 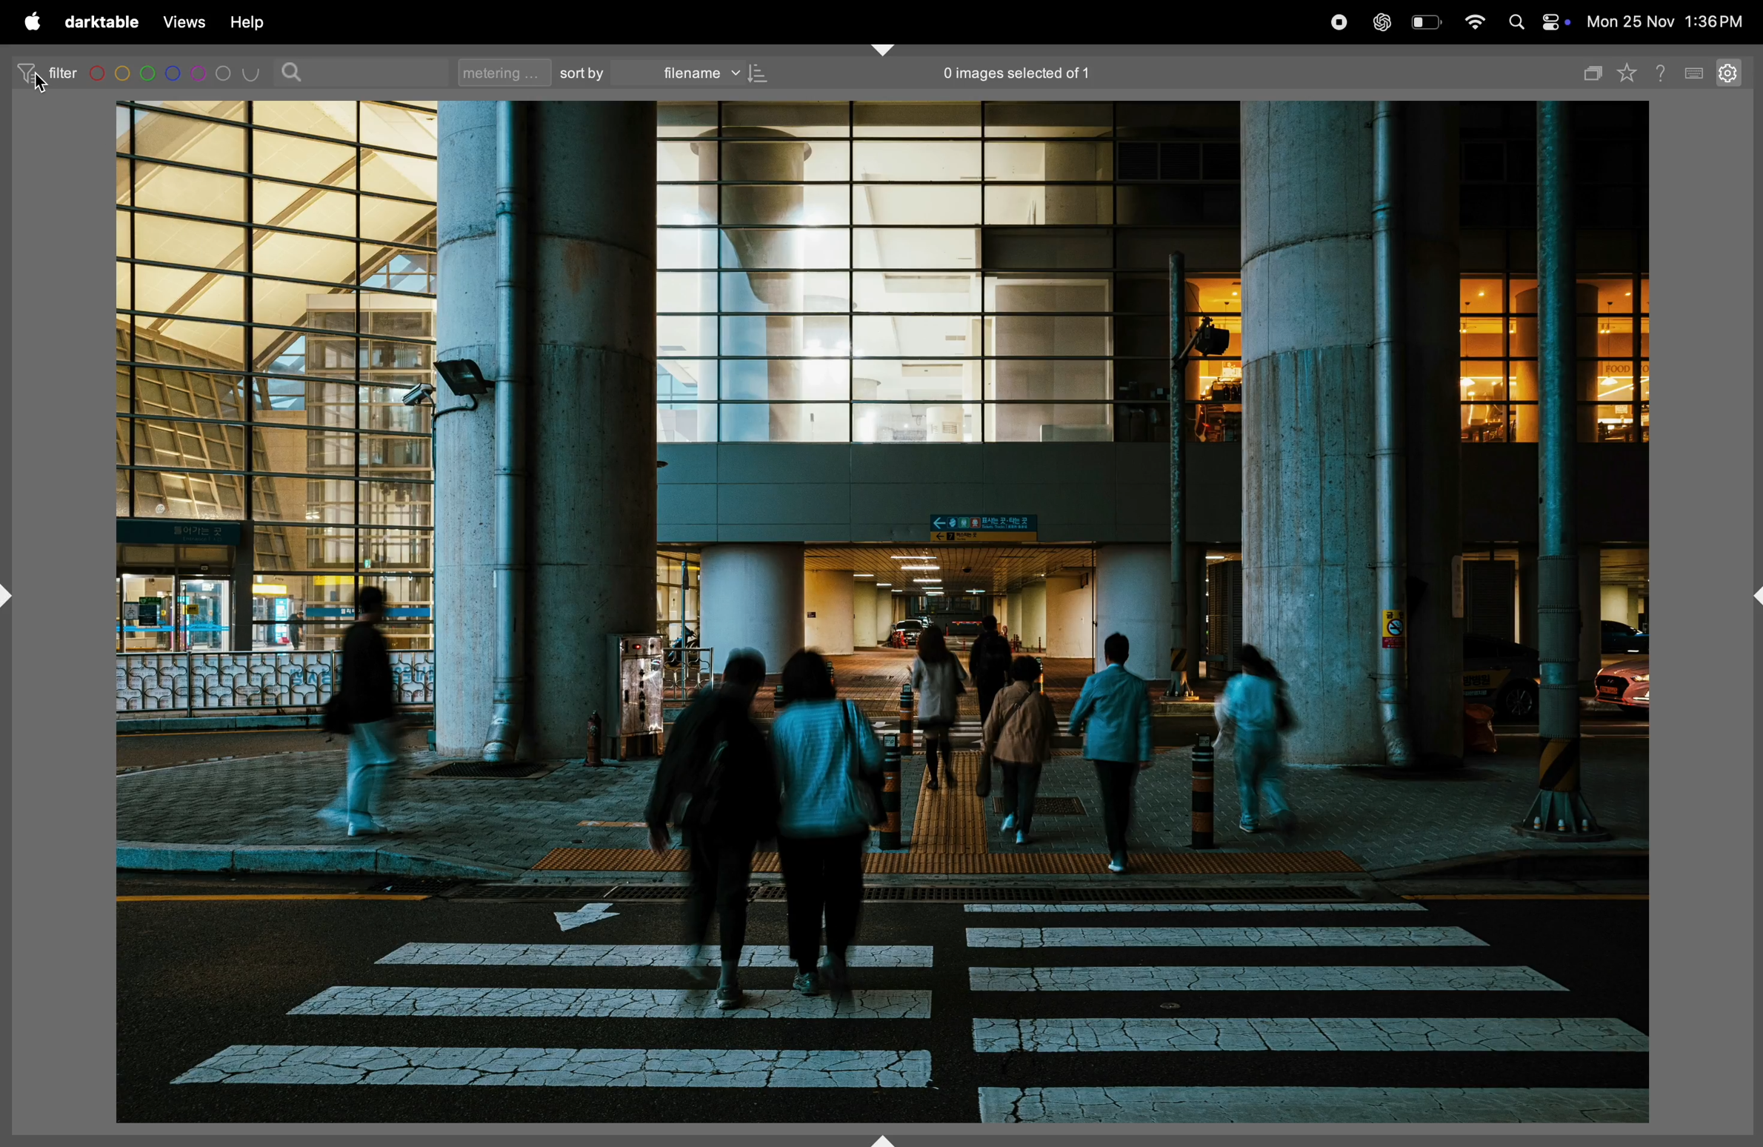 I want to click on battery, so click(x=1428, y=21).